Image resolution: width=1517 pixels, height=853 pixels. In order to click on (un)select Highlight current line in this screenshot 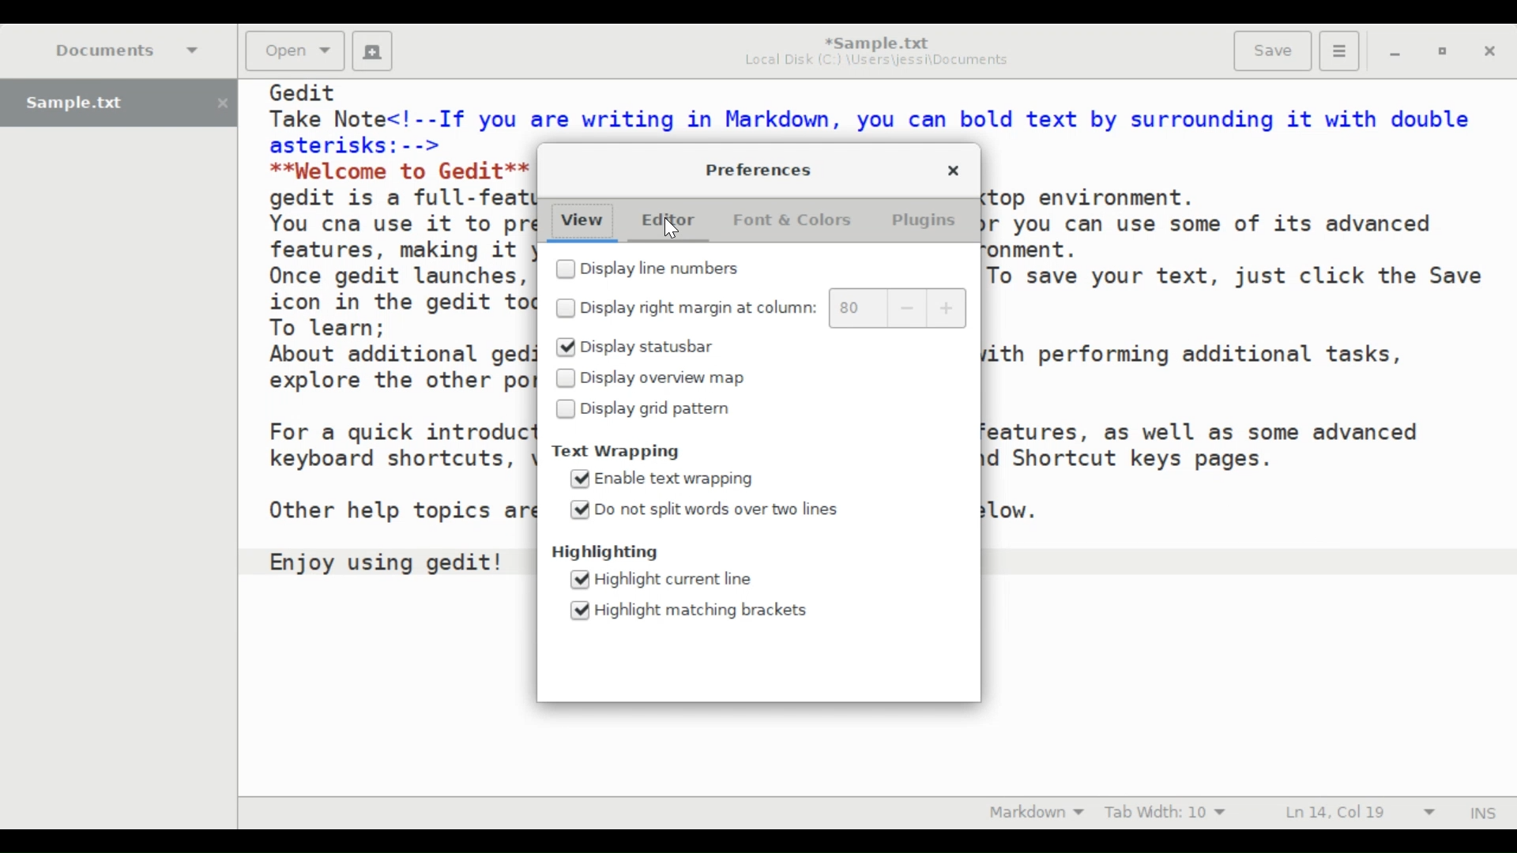, I will do `click(667, 579)`.